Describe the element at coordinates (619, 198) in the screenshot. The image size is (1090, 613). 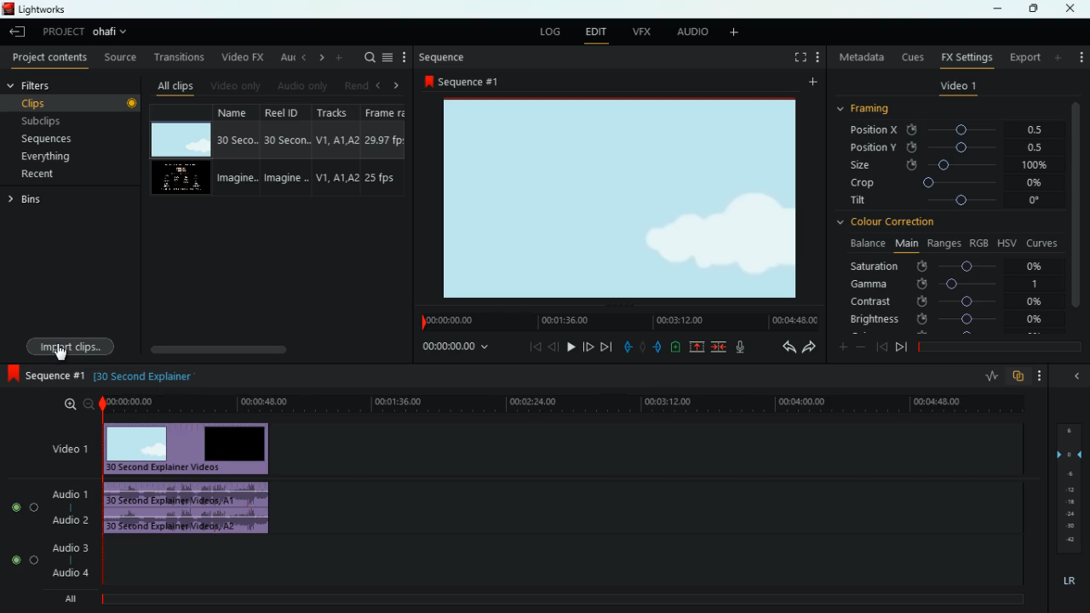
I see `image` at that location.